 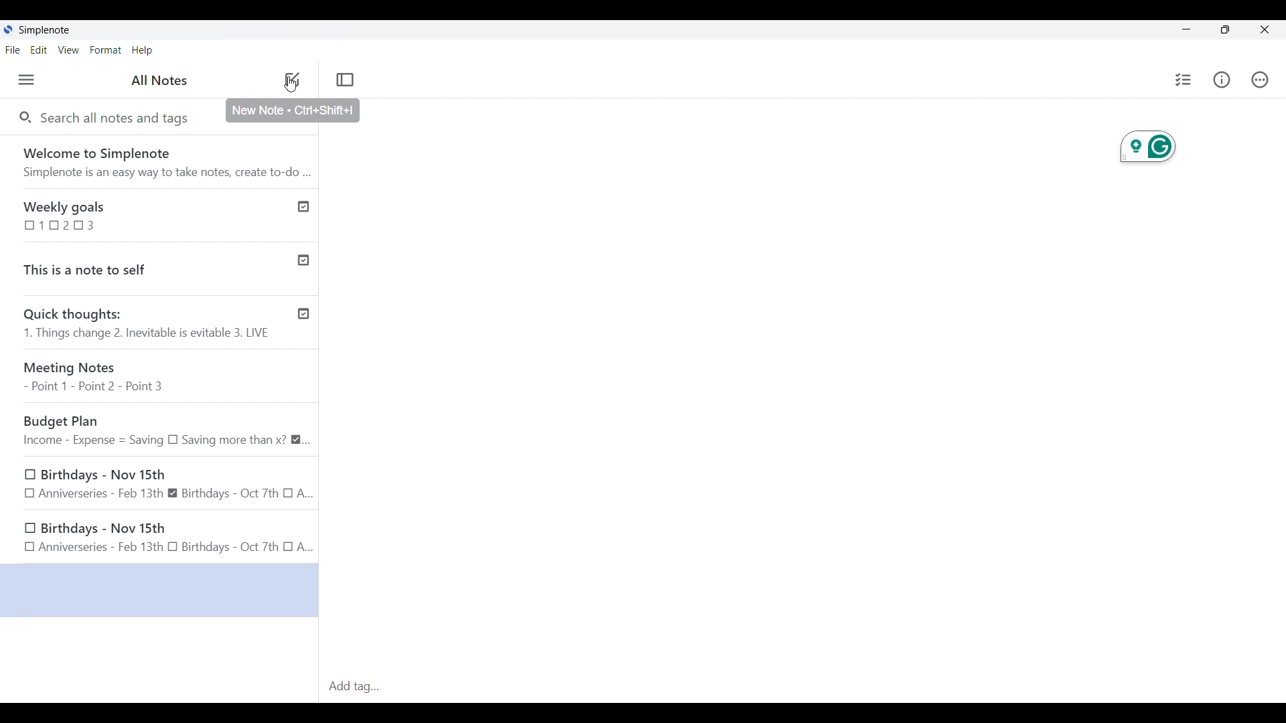 I want to click on Extension for current note, so click(x=1147, y=147).